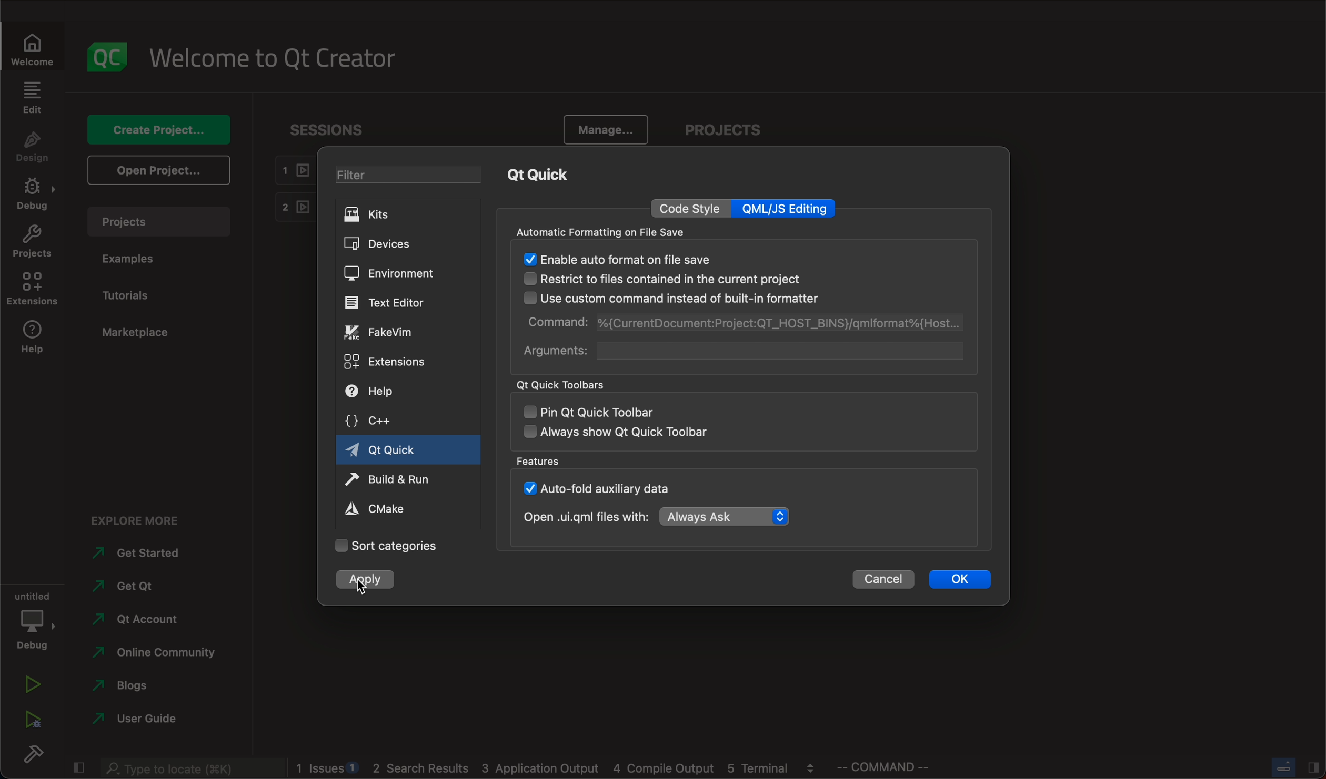  What do you see at coordinates (719, 130) in the screenshot?
I see `projects` at bounding box center [719, 130].